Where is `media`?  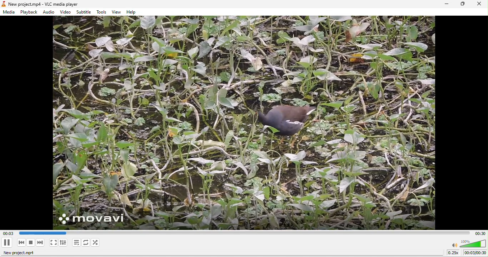 media is located at coordinates (9, 13).